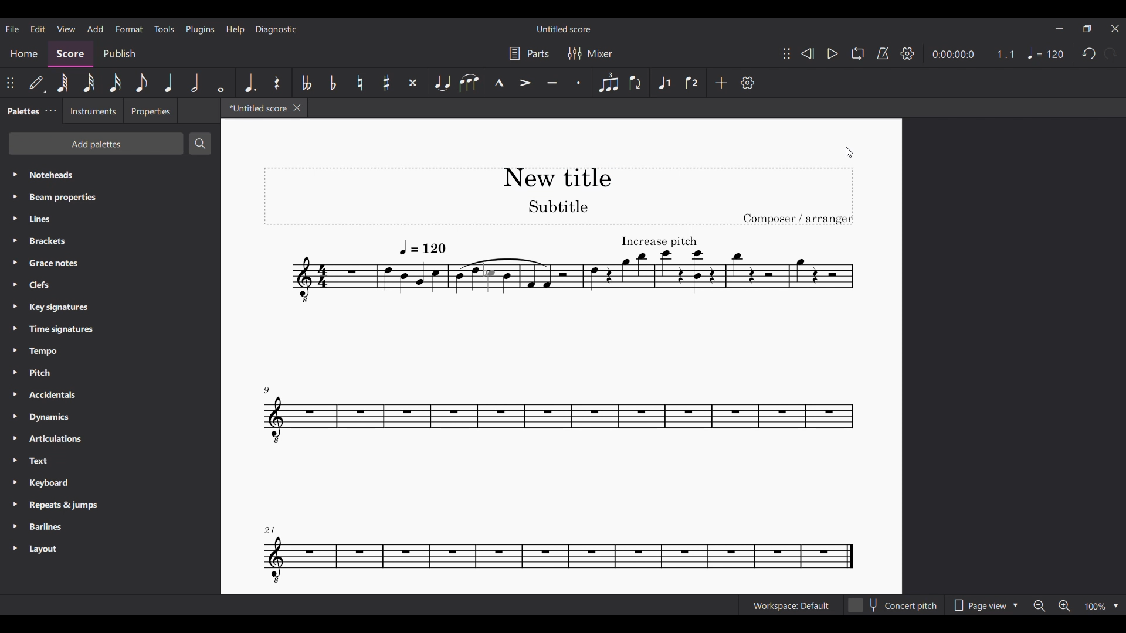 The width and height of the screenshot is (1126, 633). I want to click on Marcato, so click(498, 83).